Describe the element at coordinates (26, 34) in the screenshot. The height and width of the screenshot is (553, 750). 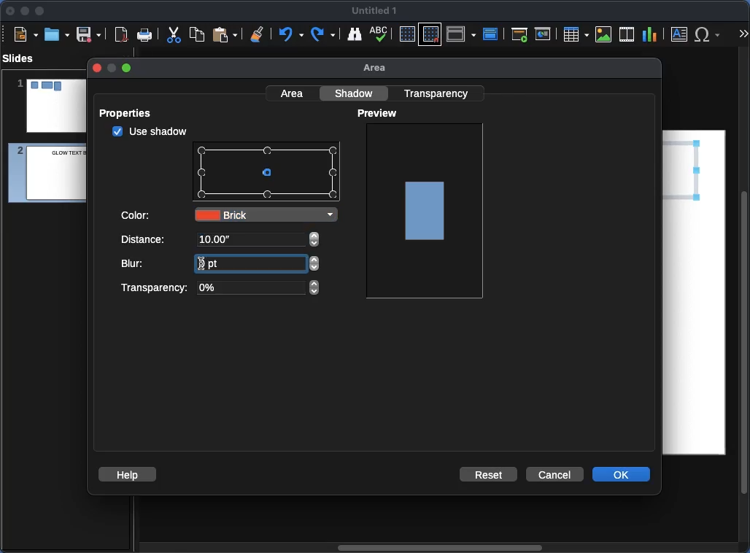
I see `New` at that location.